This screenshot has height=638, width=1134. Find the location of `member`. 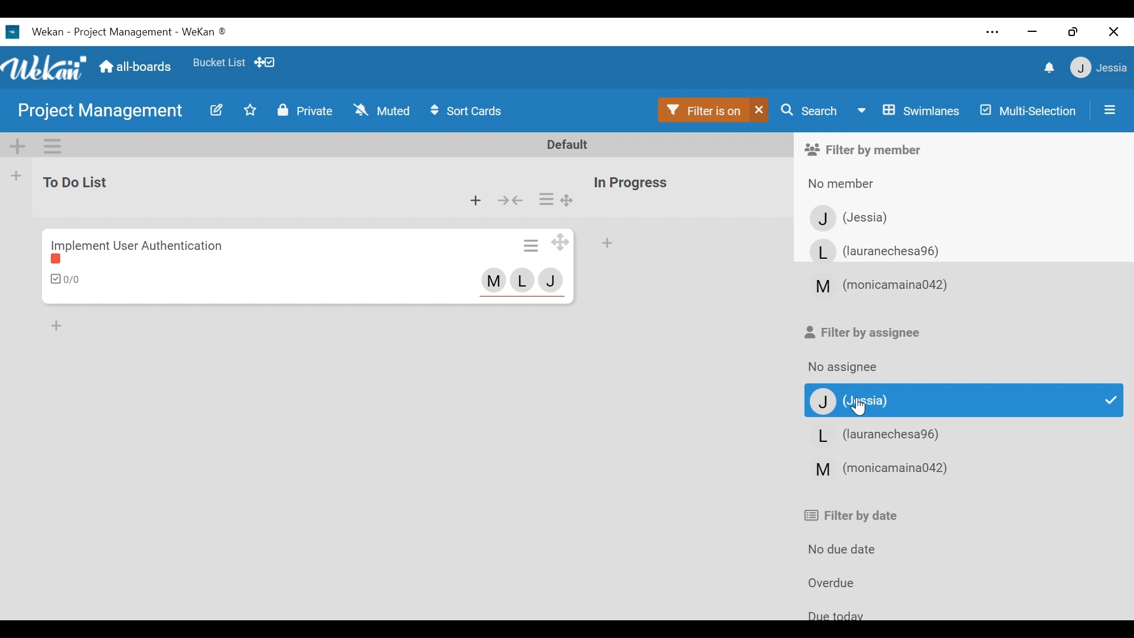

member is located at coordinates (491, 281).